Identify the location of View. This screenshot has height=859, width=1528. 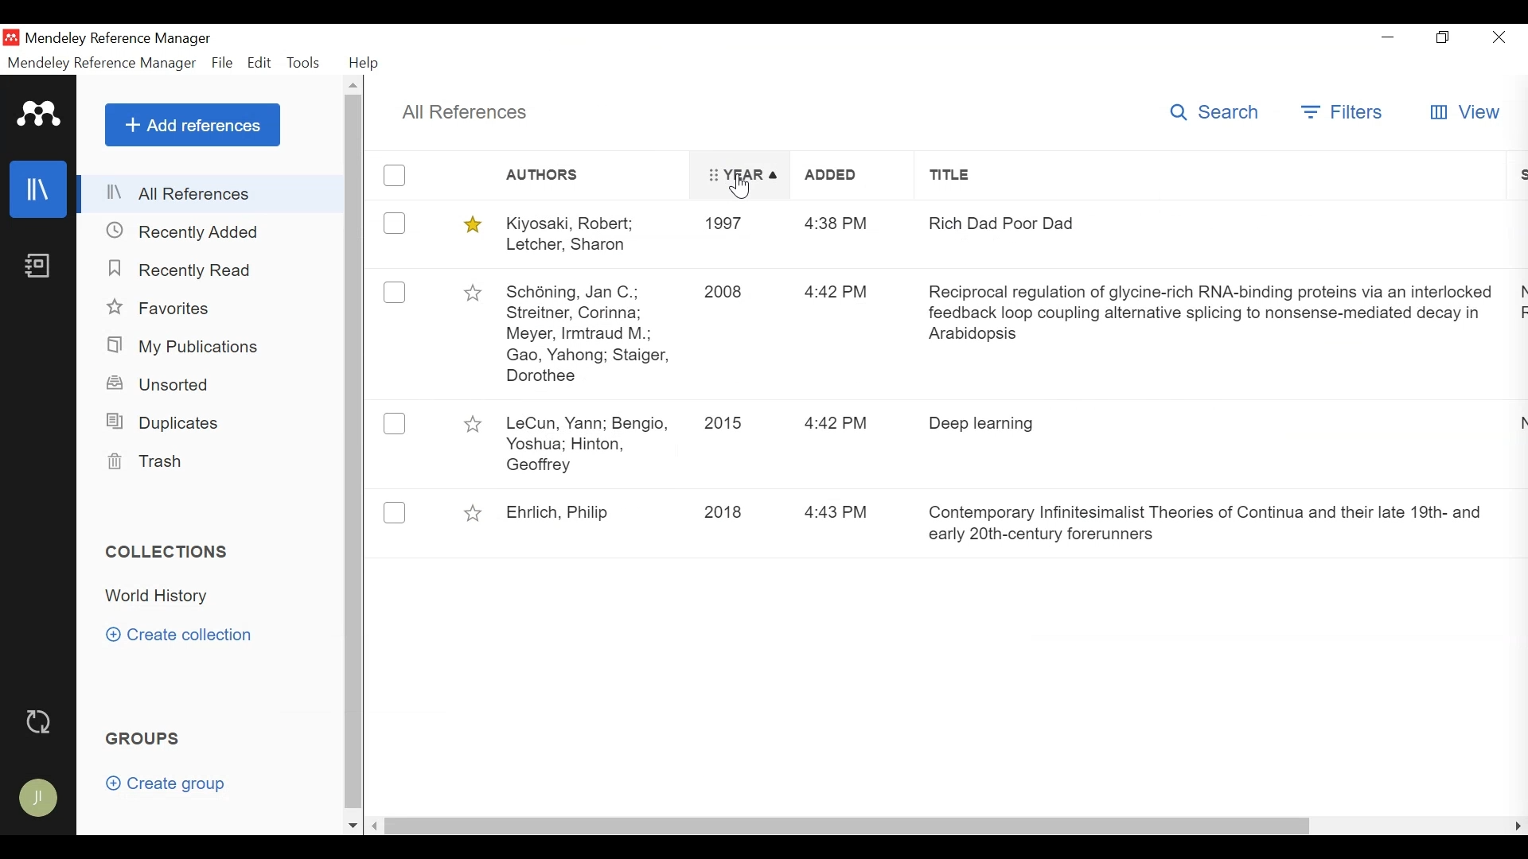
(1464, 111).